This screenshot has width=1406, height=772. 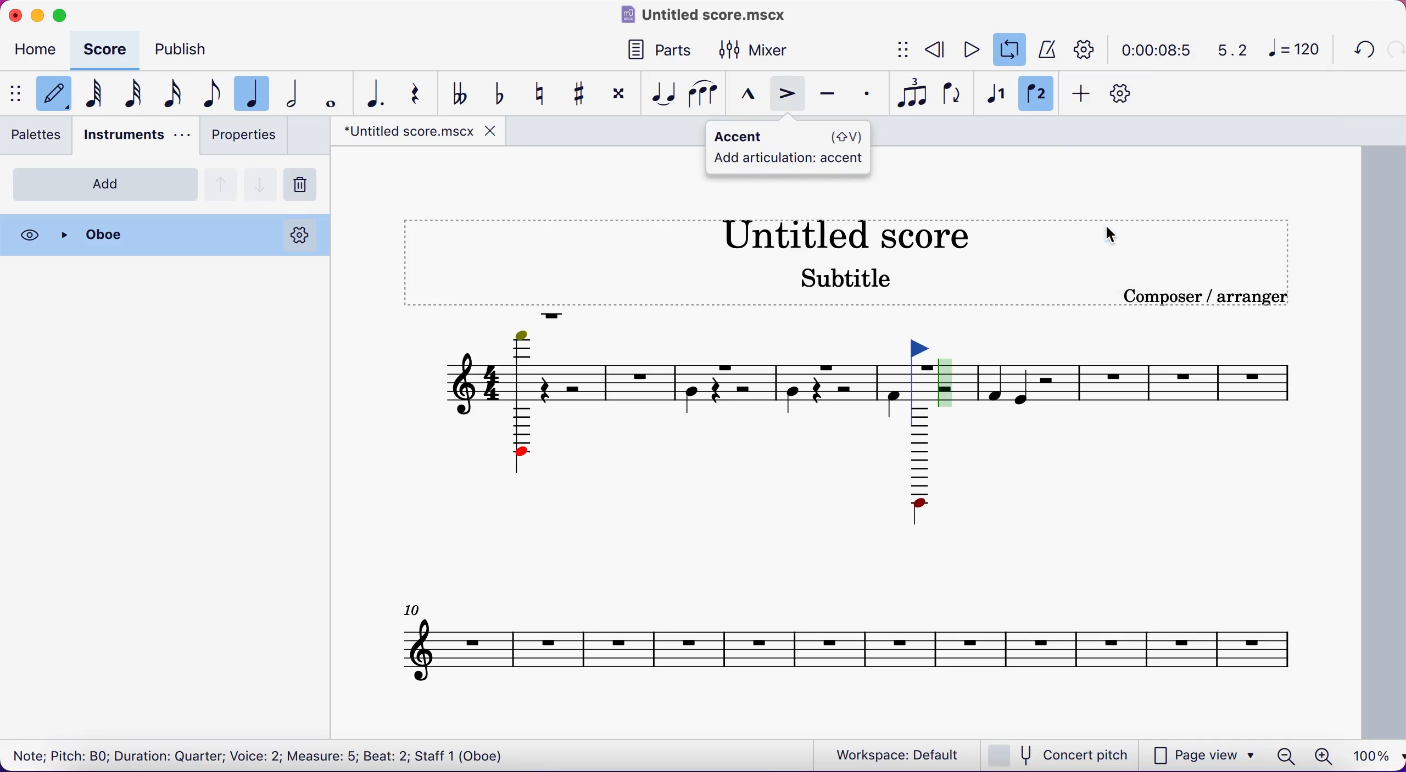 What do you see at coordinates (1368, 754) in the screenshot?
I see `100%` at bounding box center [1368, 754].